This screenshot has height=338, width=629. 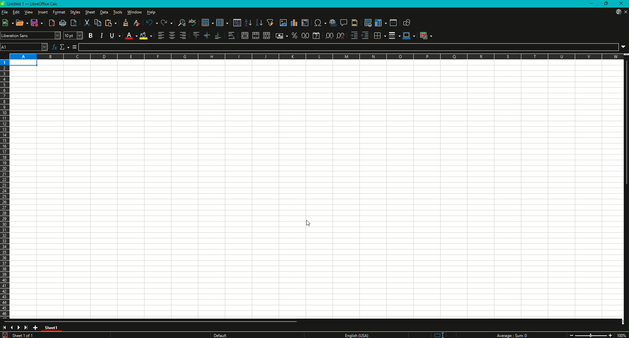 What do you see at coordinates (571, 335) in the screenshot?
I see `Zoom out` at bounding box center [571, 335].